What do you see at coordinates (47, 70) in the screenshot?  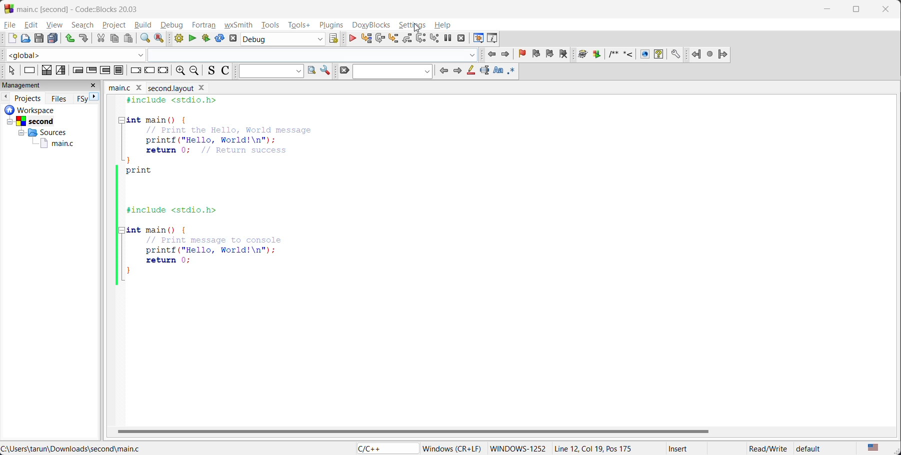 I see `decision` at bounding box center [47, 70].